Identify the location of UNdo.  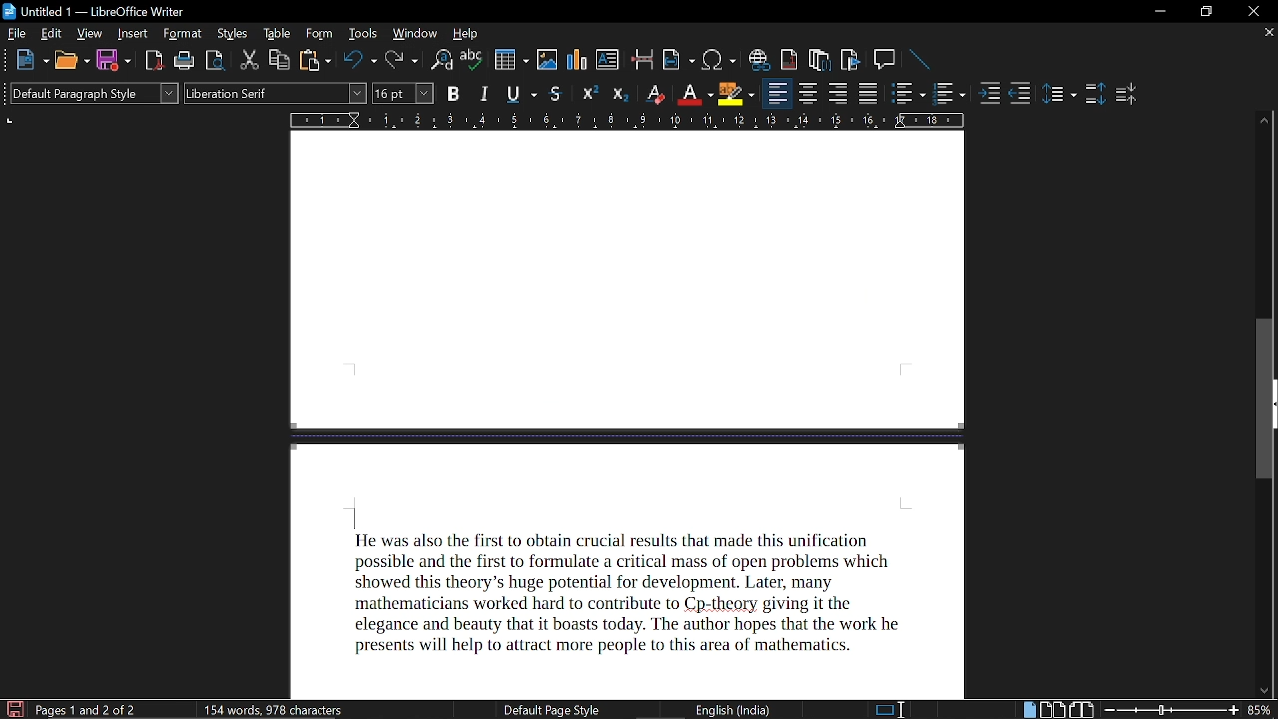
(361, 61).